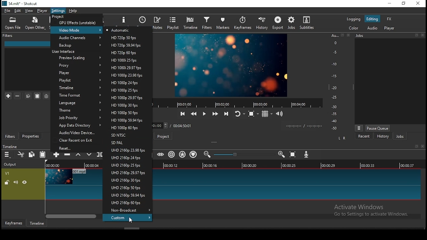 The width and height of the screenshot is (427, 240). I want to click on restore, so click(416, 35).